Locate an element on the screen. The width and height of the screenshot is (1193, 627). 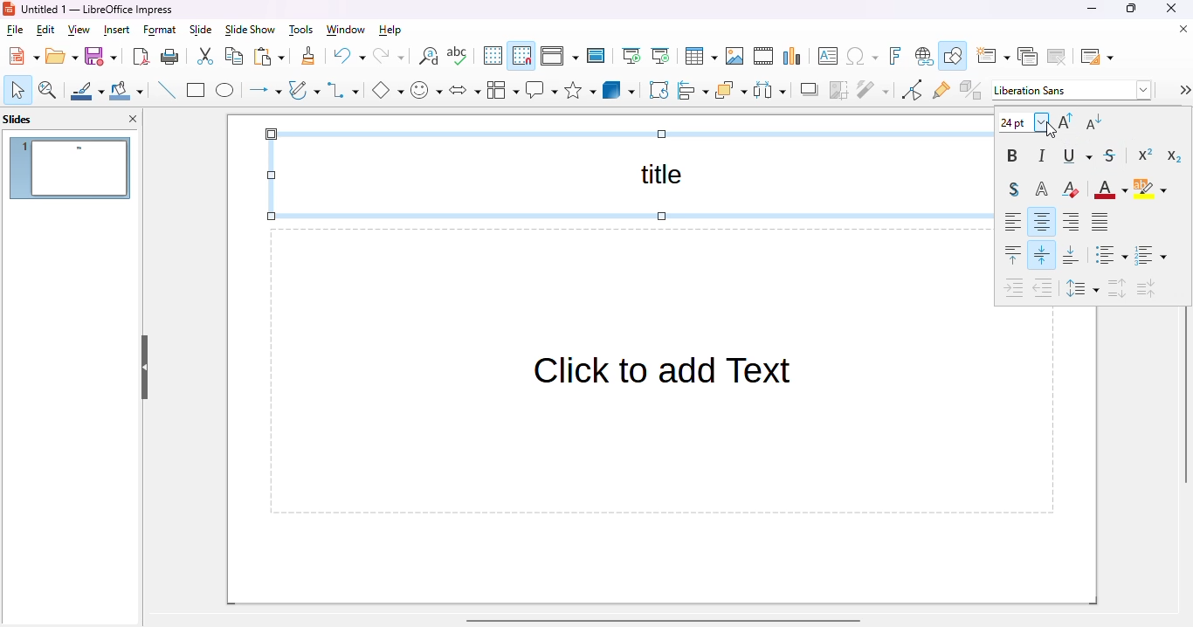
Click to add Text is located at coordinates (622, 416).